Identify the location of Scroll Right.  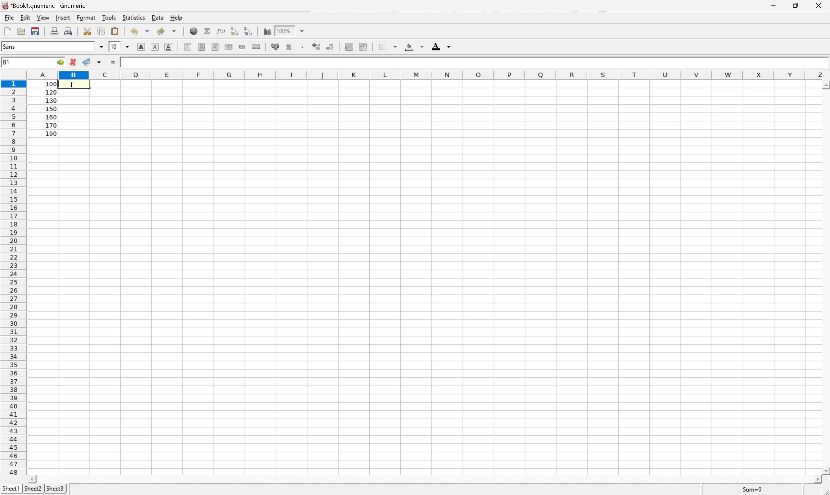
(814, 478).